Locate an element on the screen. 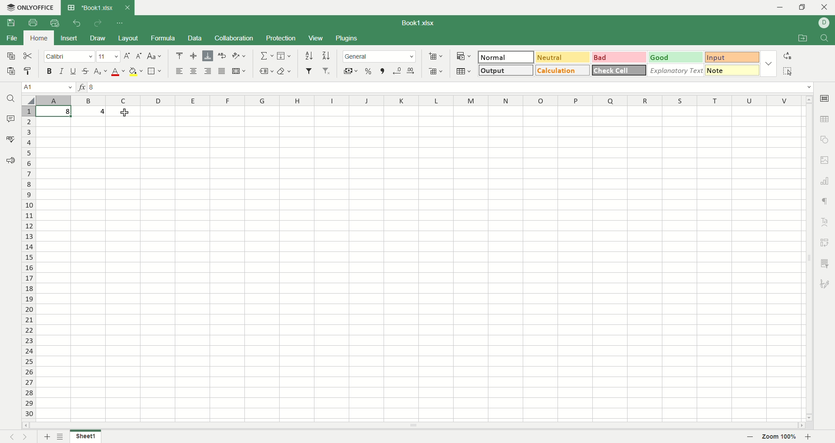  good is located at coordinates (676, 57).